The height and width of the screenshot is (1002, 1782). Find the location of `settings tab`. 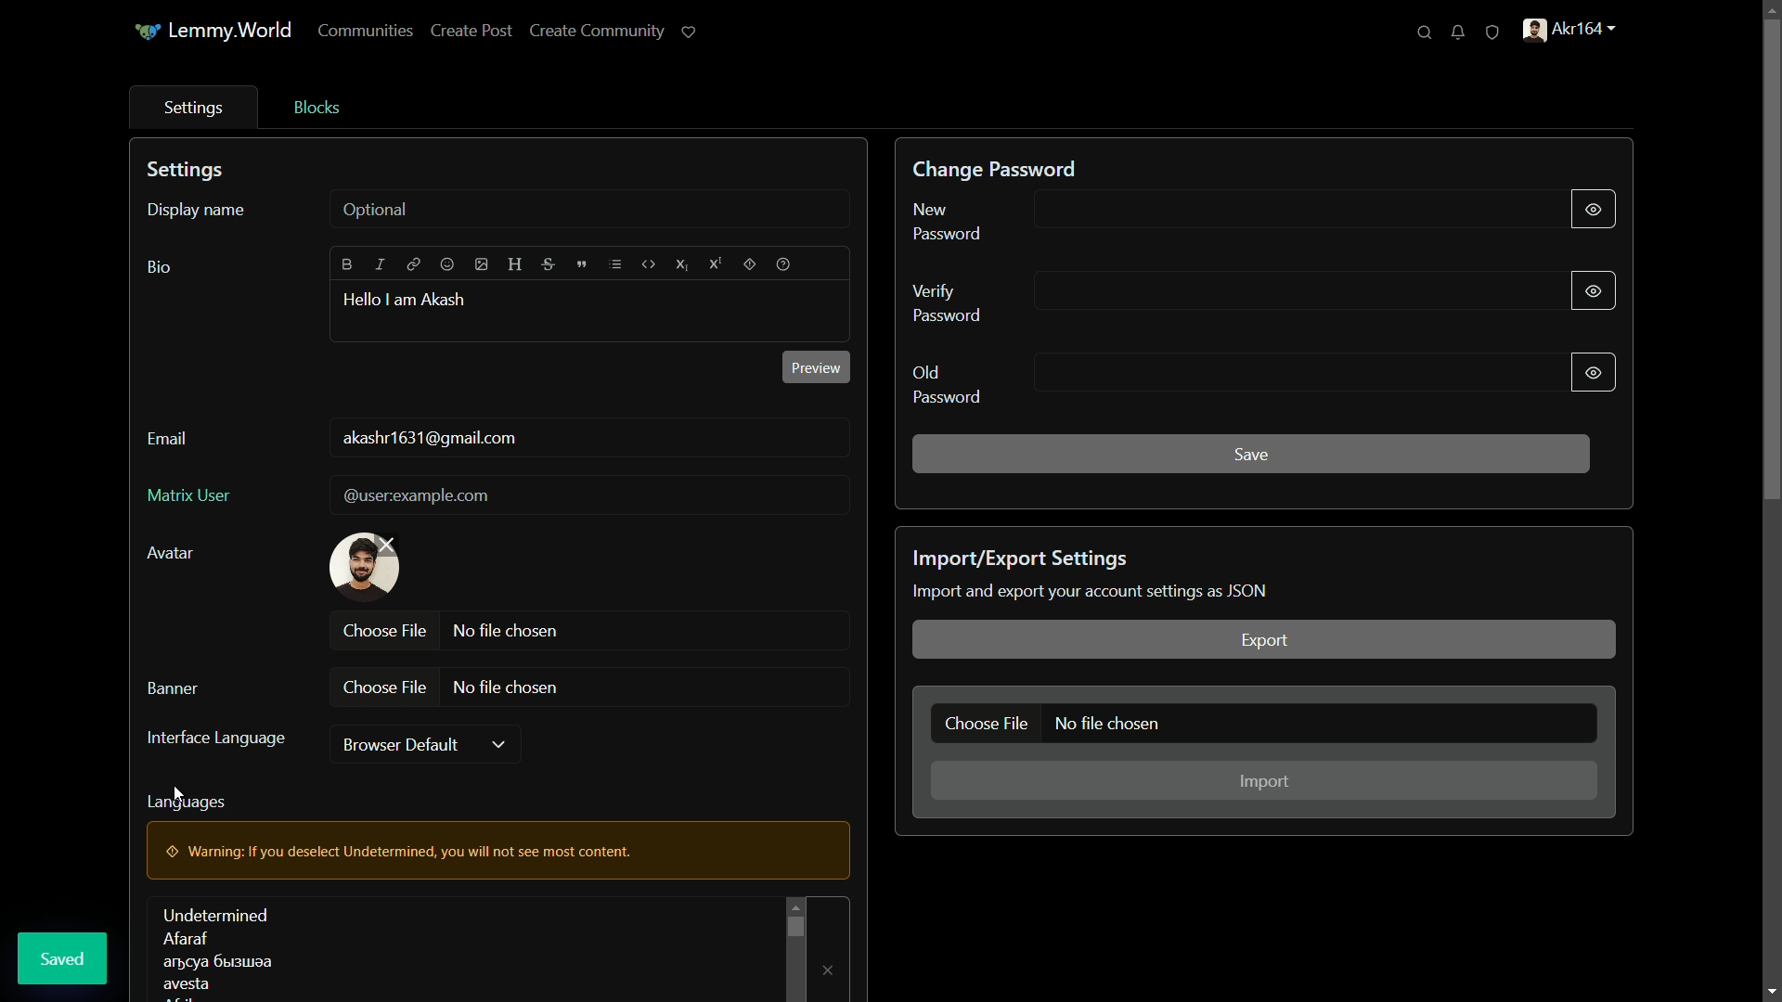

settings tab is located at coordinates (197, 109).